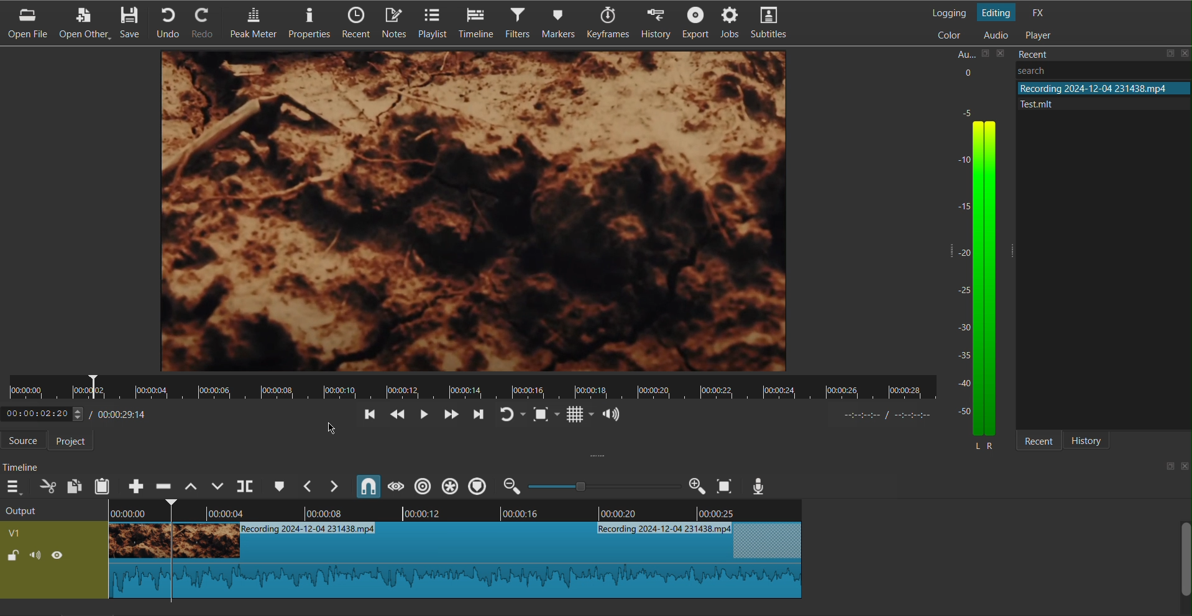  Describe the element at coordinates (723, 486) in the screenshot. I see `Zoom to Screen` at that location.